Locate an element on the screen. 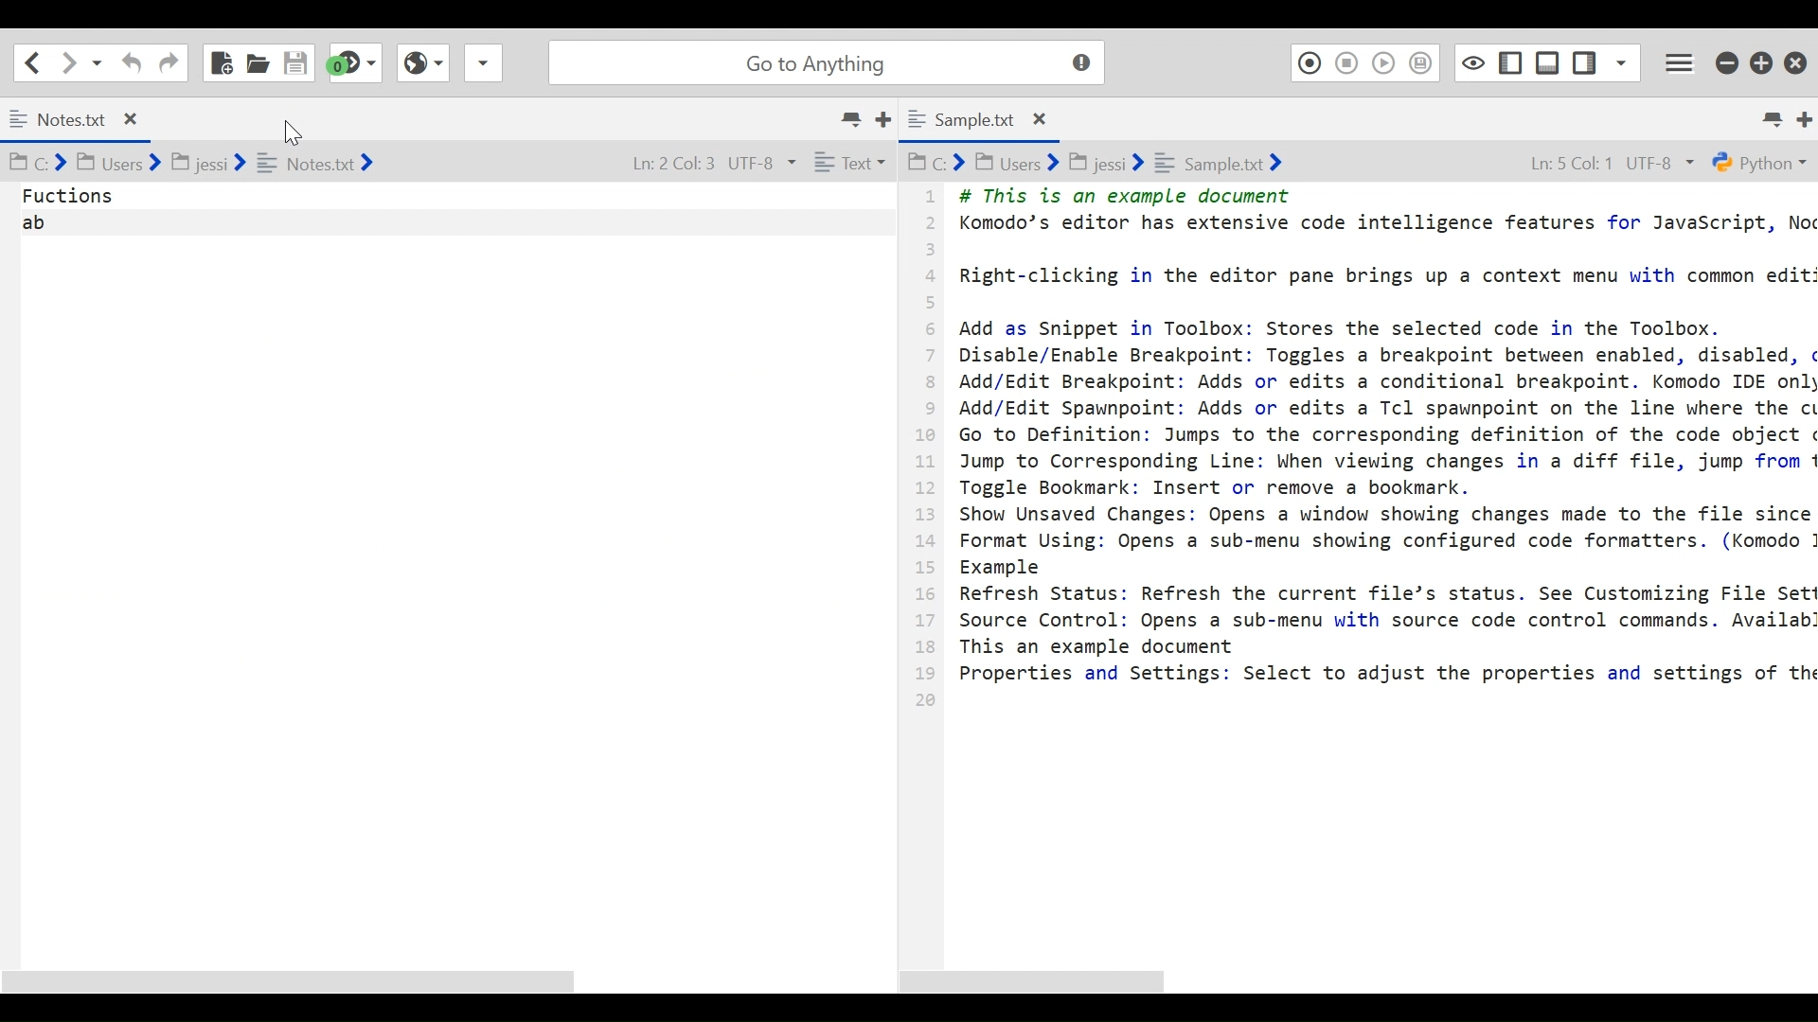  List all tabs is located at coordinates (1771, 115).